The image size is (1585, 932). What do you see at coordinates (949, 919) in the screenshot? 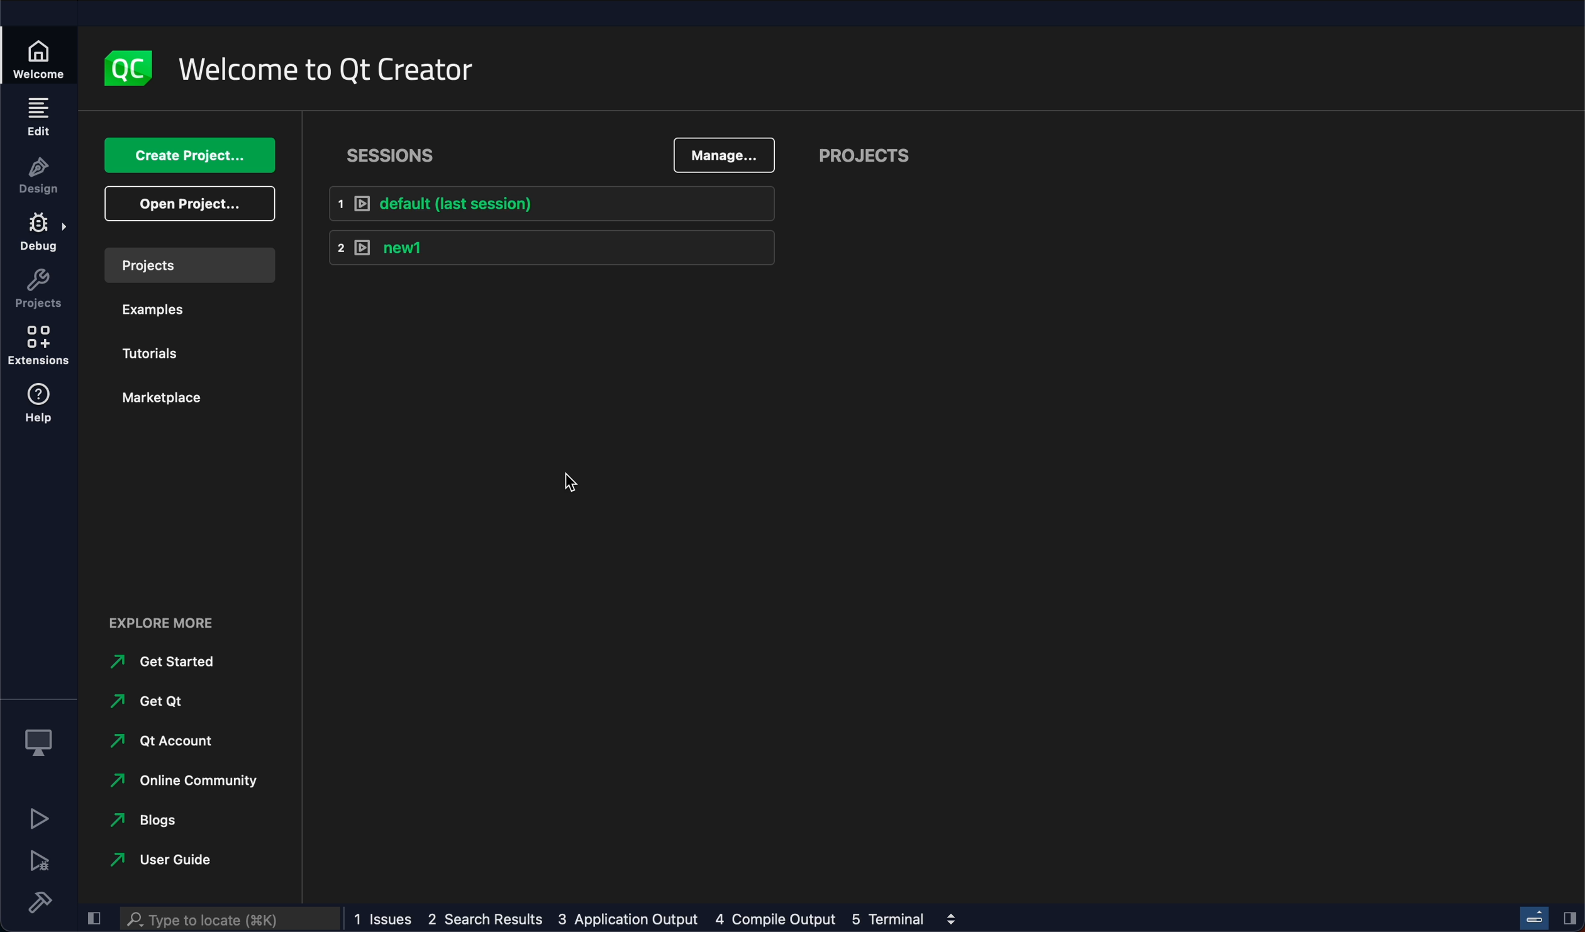
I see `view output` at bounding box center [949, 919].